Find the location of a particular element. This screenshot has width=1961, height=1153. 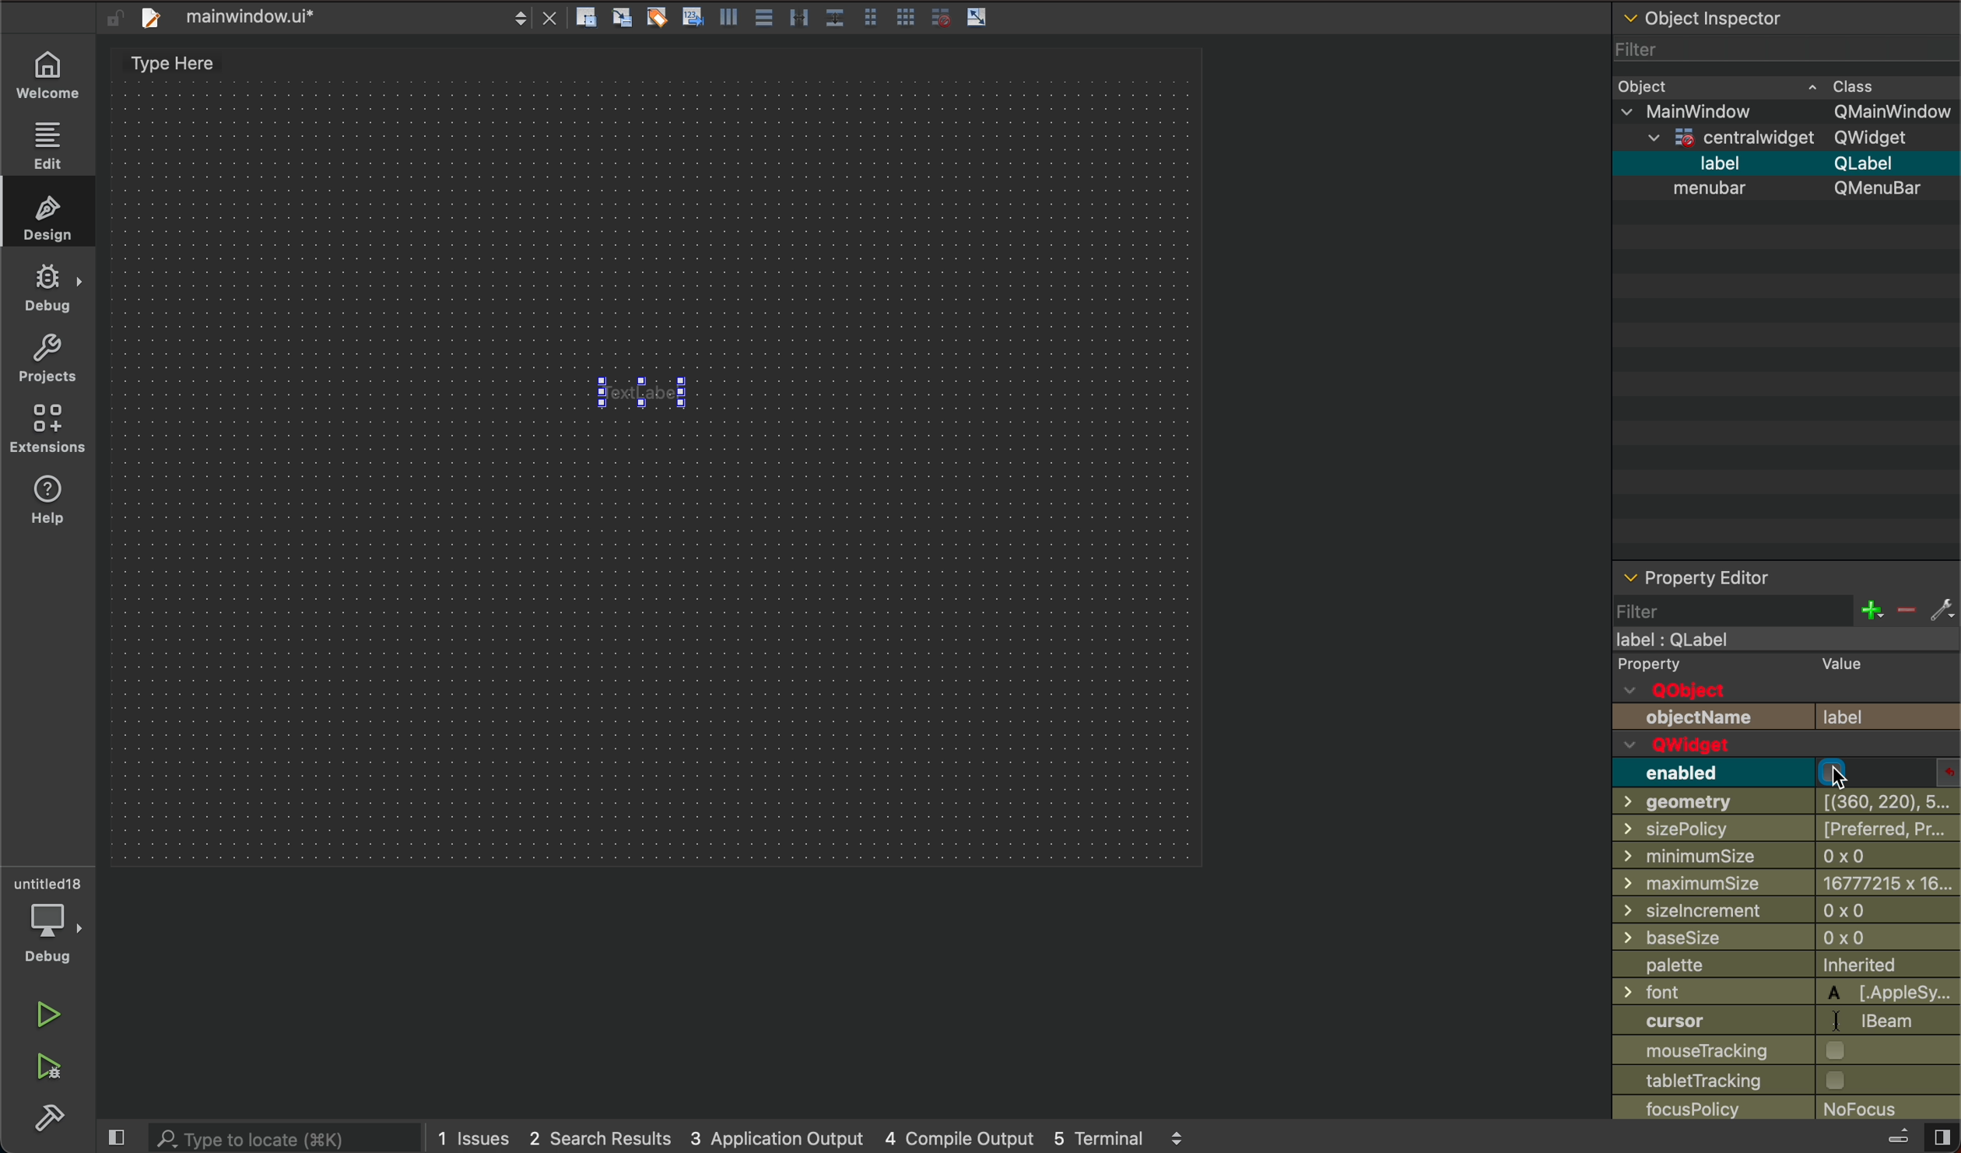

checkbox is located at coordinates (1848, 1052).